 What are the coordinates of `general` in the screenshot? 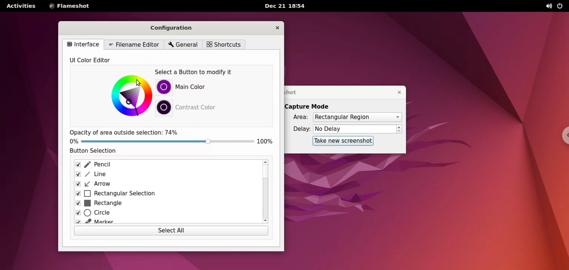 It's located at (182, 45).